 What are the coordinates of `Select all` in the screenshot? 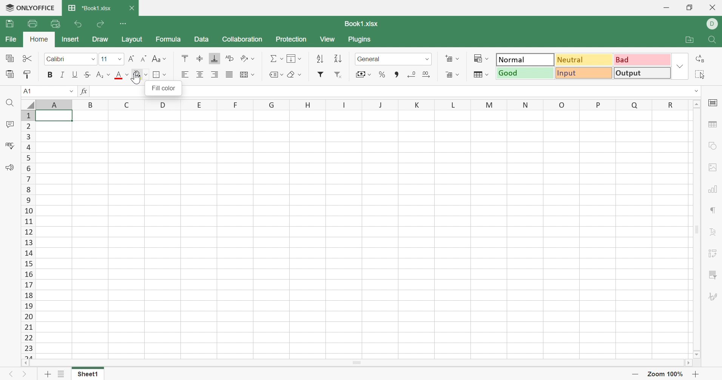 It's located at (699, 74).